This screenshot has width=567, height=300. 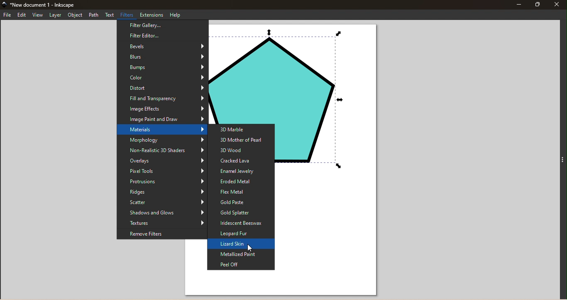 I want to click on Path, so click(x=94, y=15).